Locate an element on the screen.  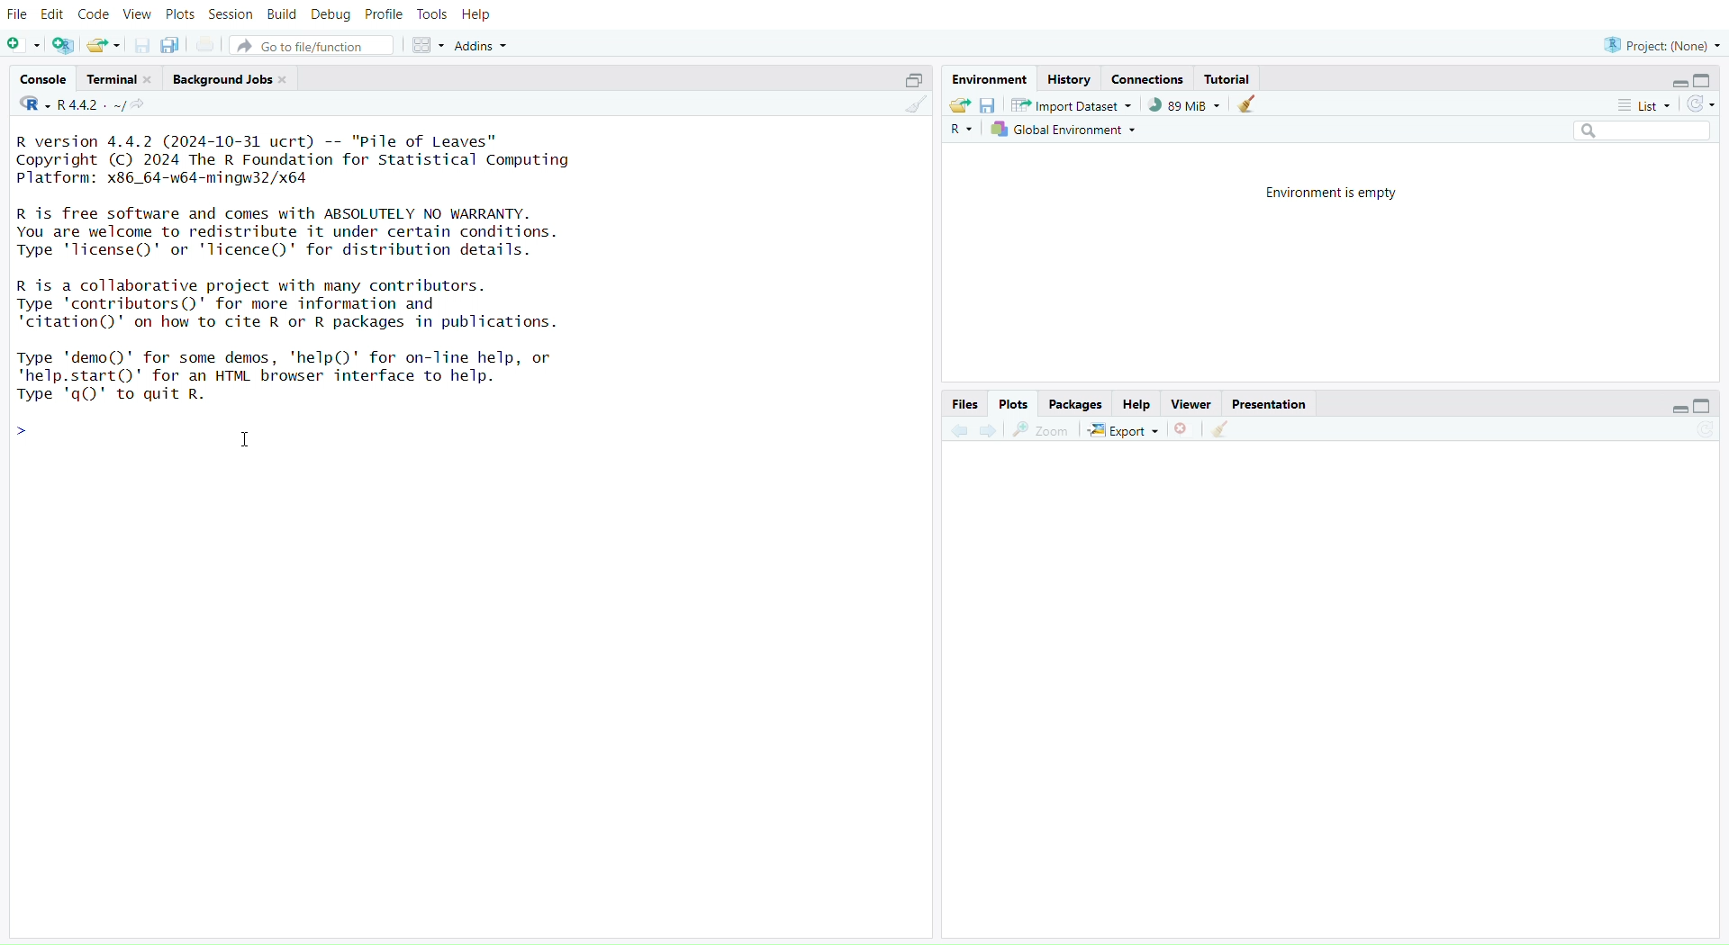
Terminal is located at coordinates (116, 77).